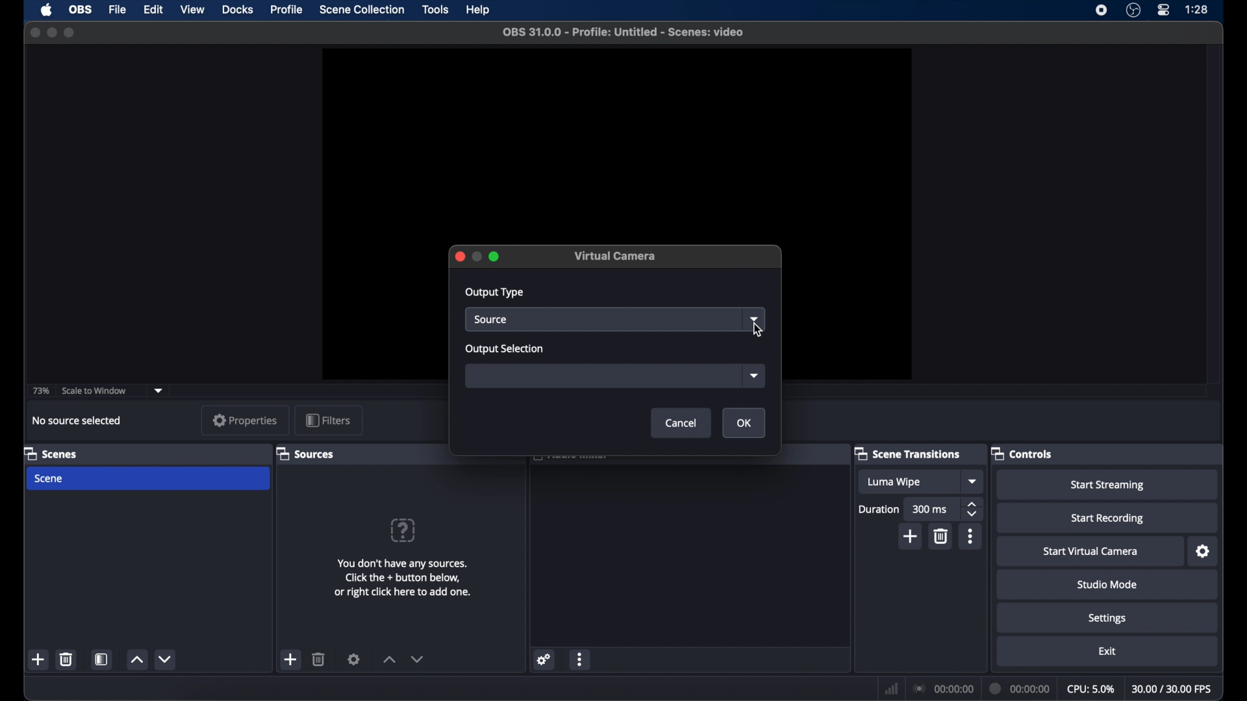  What do you see at coordinates (459, 256) in the screenshot?
I see `close` at bounding box center [459, 256].